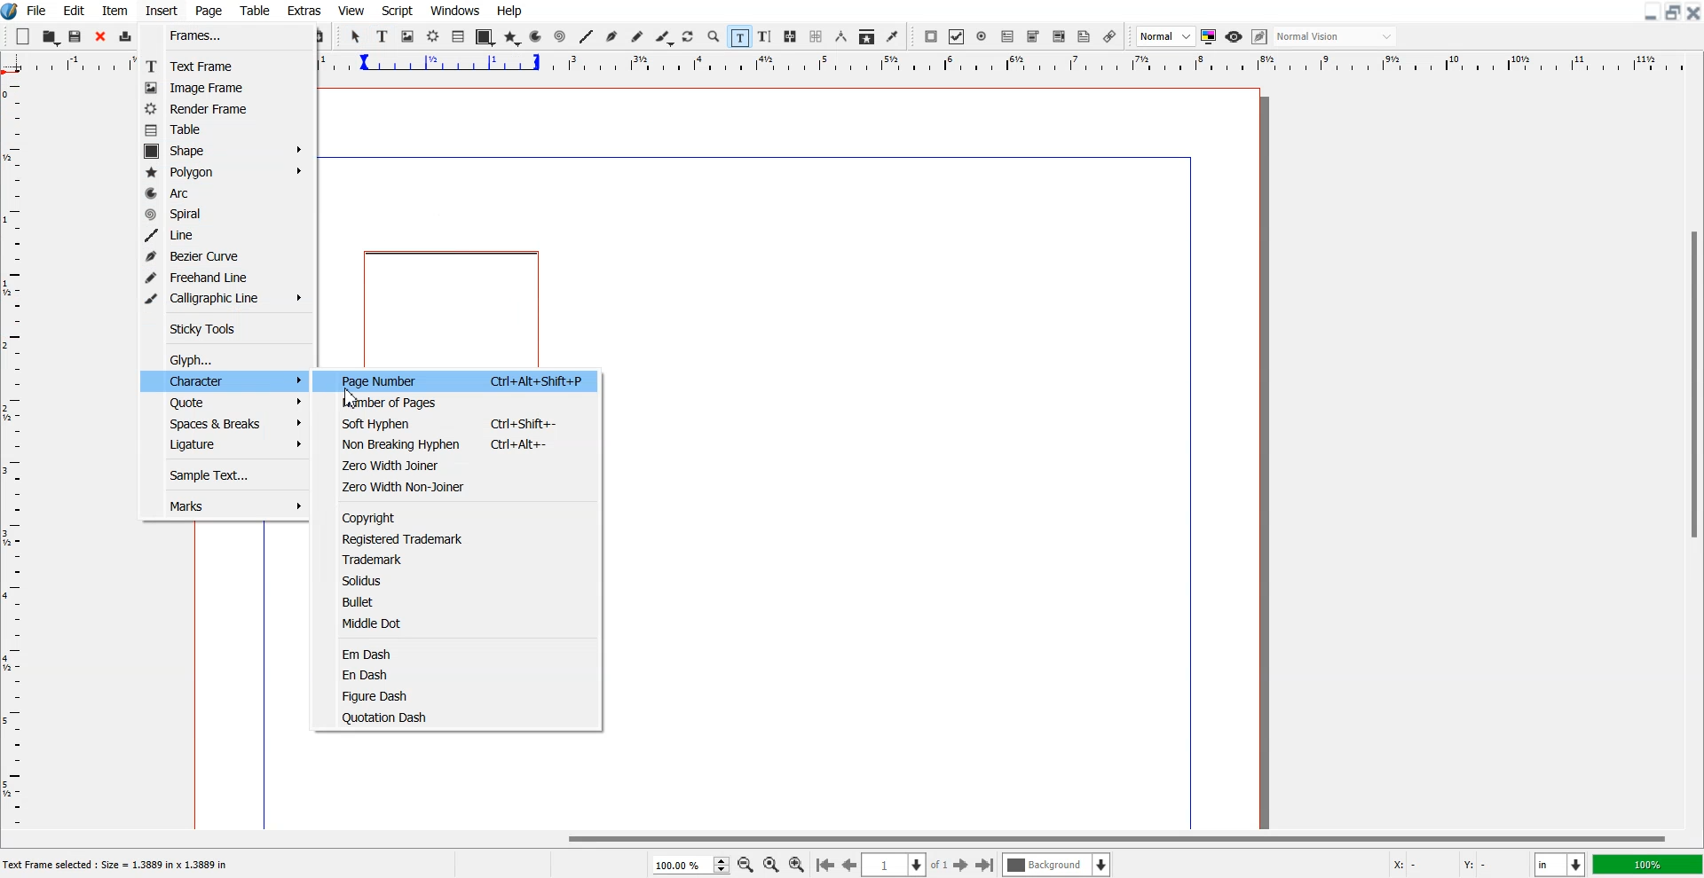 Image resolution: width=1704 pixels, height=878 pixels. I want to click on Go to Last Page, so click(985, 866).